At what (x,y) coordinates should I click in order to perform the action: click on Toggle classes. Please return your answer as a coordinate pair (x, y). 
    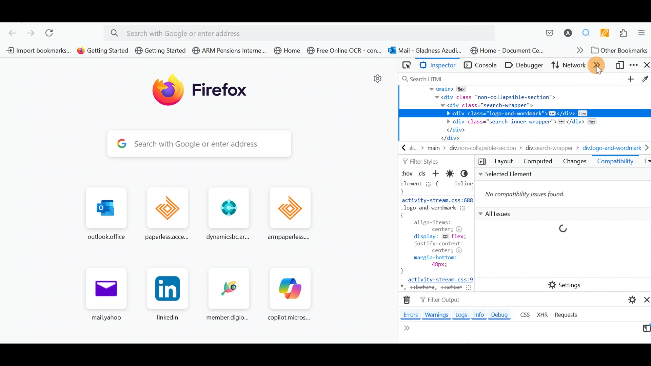
    Looking at the image, I should click on (422, 173).